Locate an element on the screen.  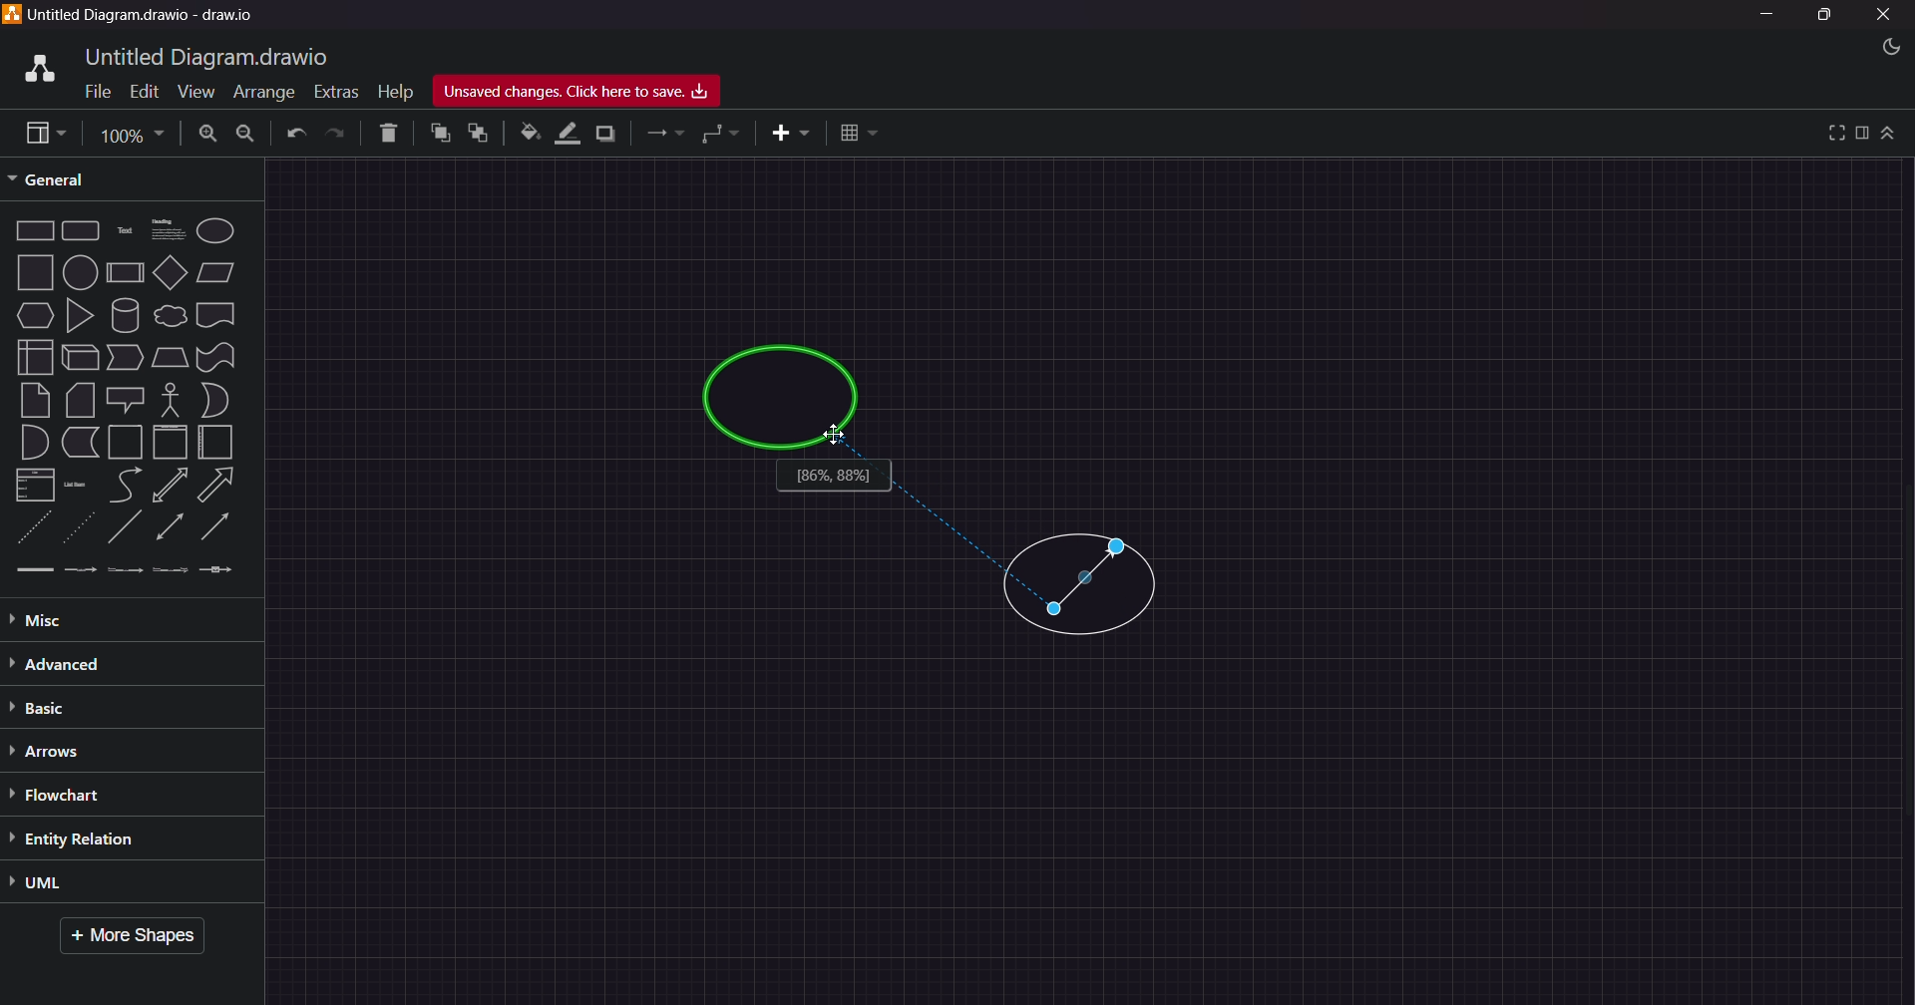
UML is located at coordinates (91, 884).